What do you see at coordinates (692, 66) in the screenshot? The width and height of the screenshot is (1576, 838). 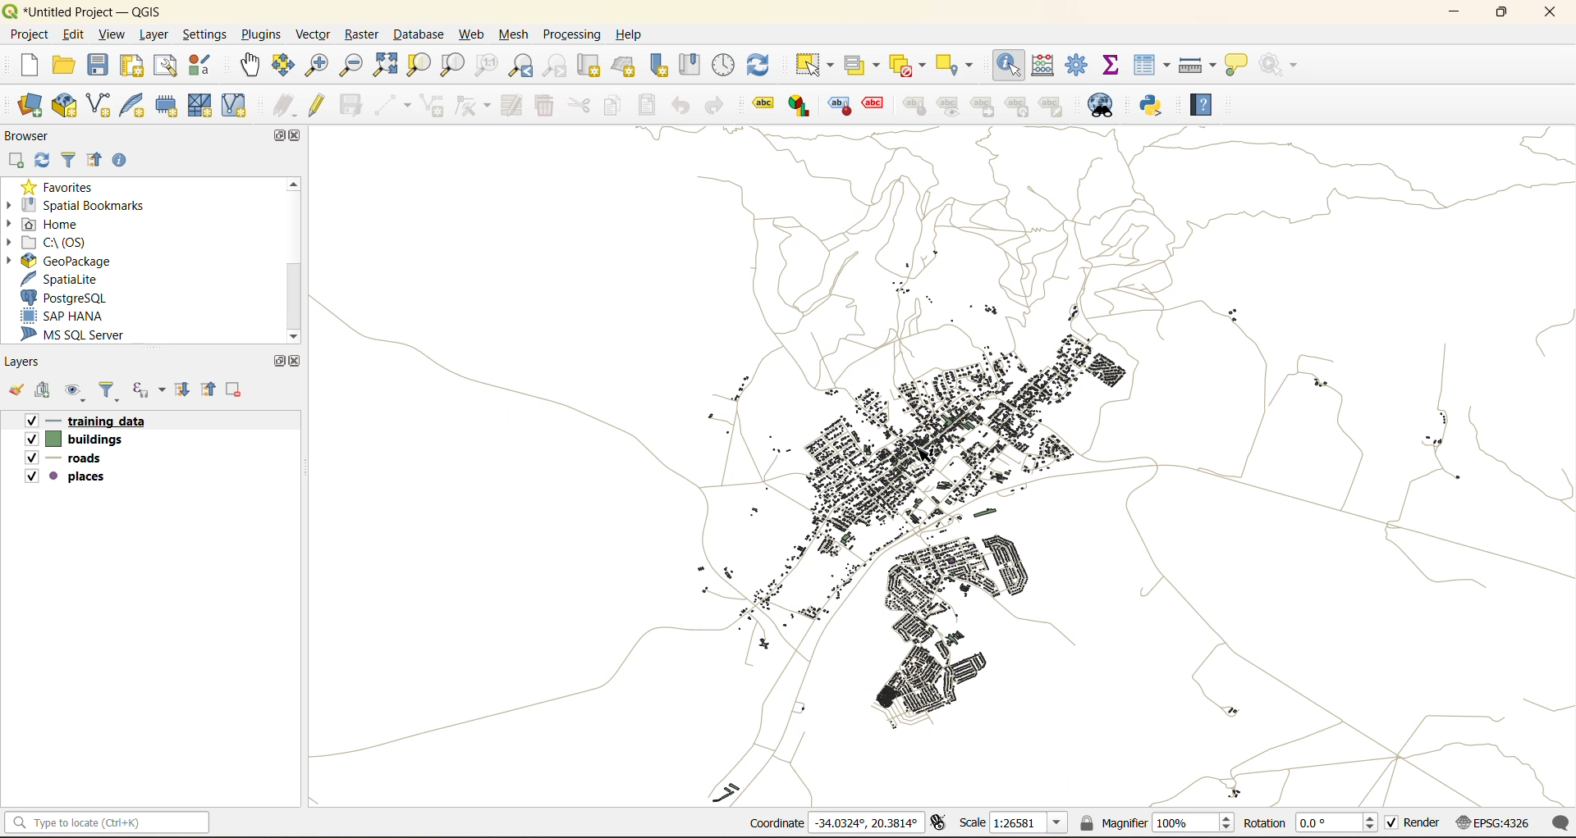 I see `show spatial bookmark` at bounding box center [692, 66].